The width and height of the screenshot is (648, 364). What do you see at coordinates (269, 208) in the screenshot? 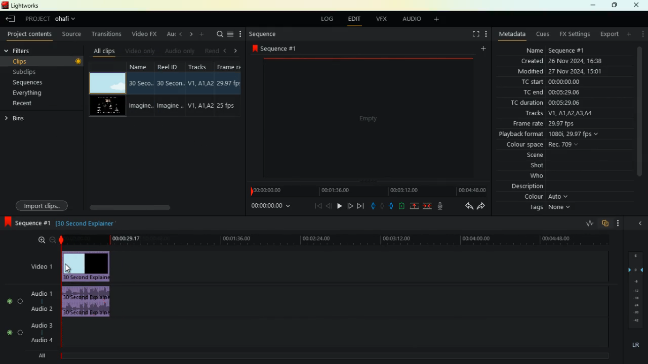
I see `time` at bounding box center [269, 208].